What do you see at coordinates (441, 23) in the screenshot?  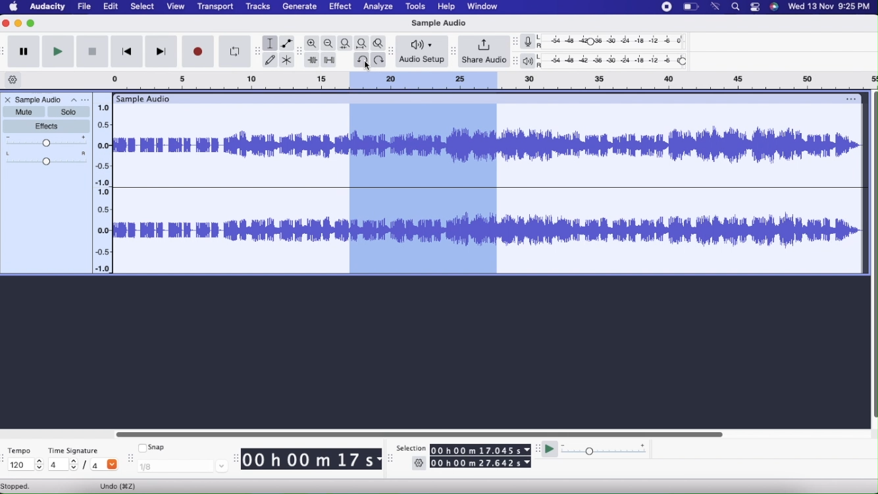 I see `Sample Audio` at bounding box center [441, 23].